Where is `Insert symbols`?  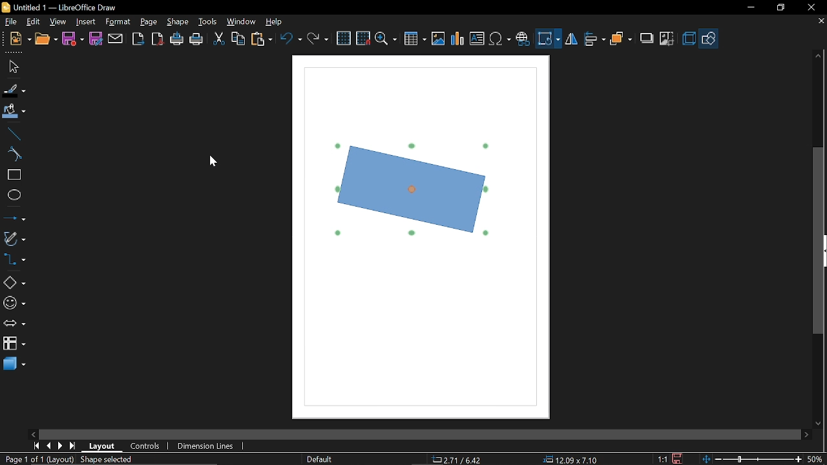
Insert symbols is located at coordinates (501, 39).